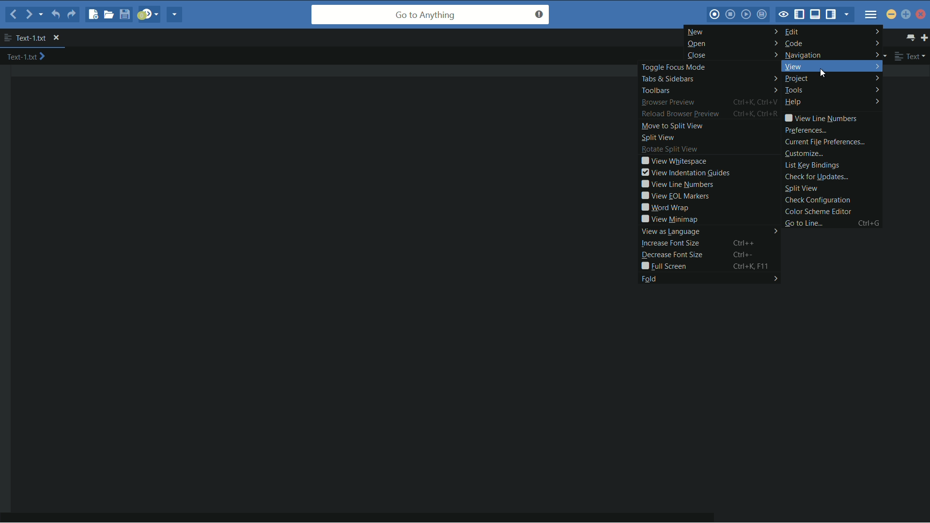 Image resolution: width=930 pixels, height=523 pixels. Describe the element at coordinates (707, 232) in the screenshot. I see `view as language` at that location.